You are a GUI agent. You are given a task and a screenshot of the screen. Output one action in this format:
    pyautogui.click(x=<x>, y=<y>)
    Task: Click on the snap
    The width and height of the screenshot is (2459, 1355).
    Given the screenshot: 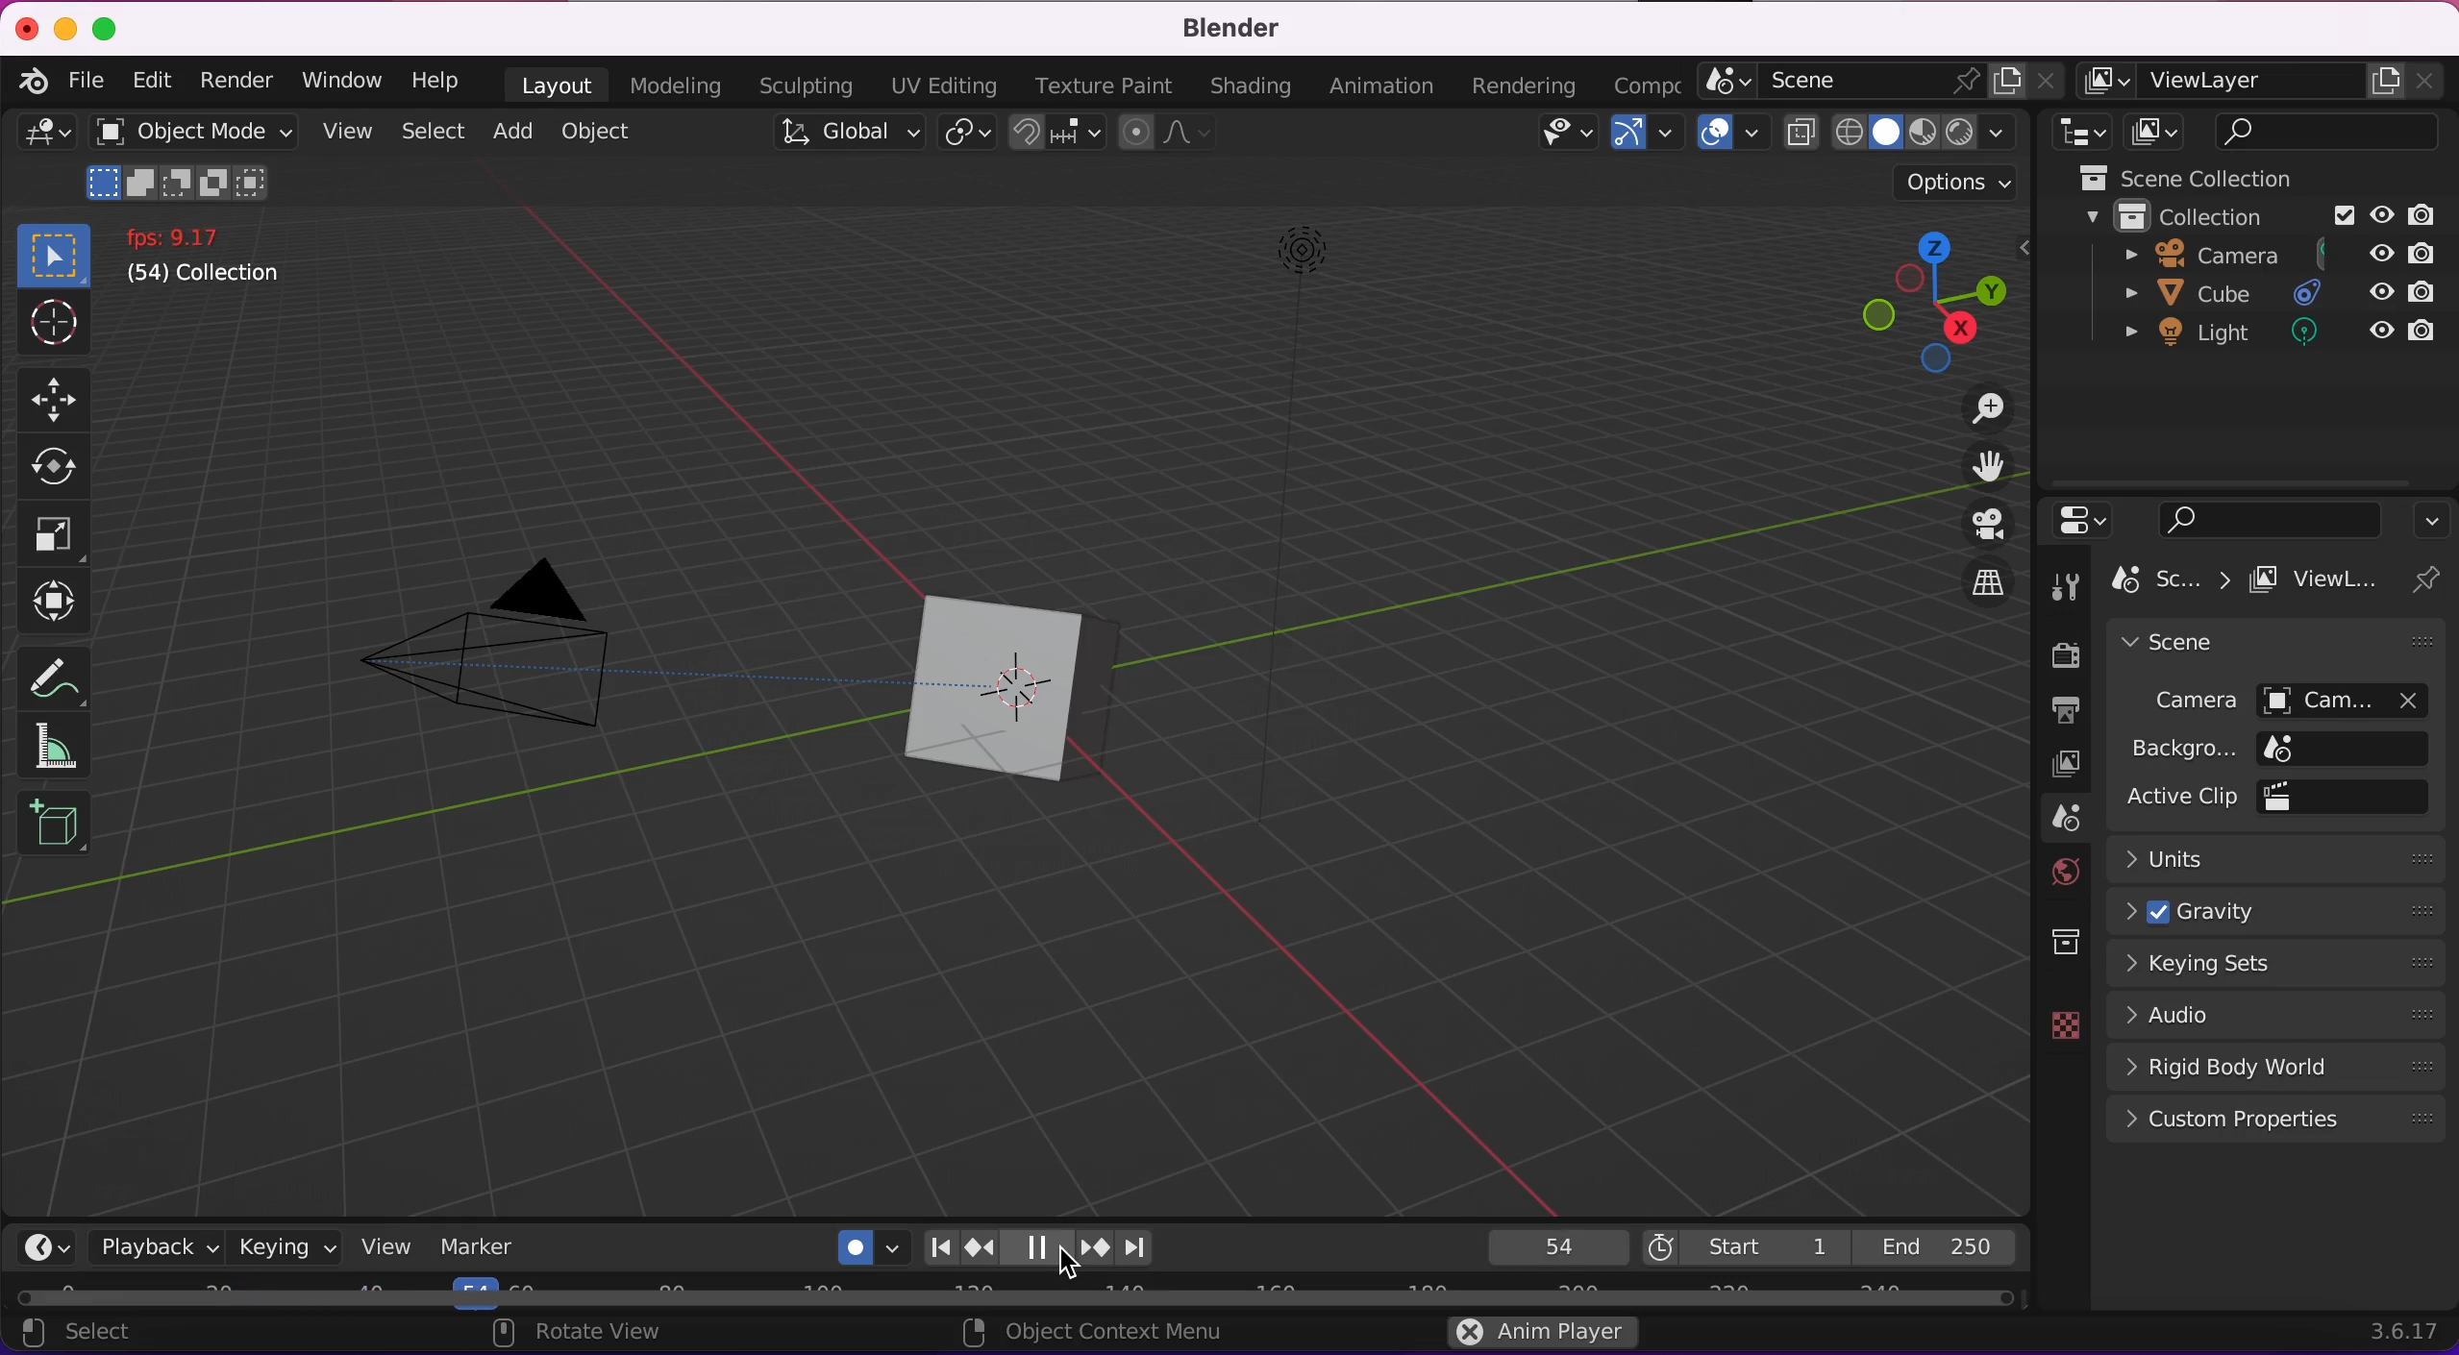 What is the action you would take?
    pyautogui.click(x=1055, y=135)
    